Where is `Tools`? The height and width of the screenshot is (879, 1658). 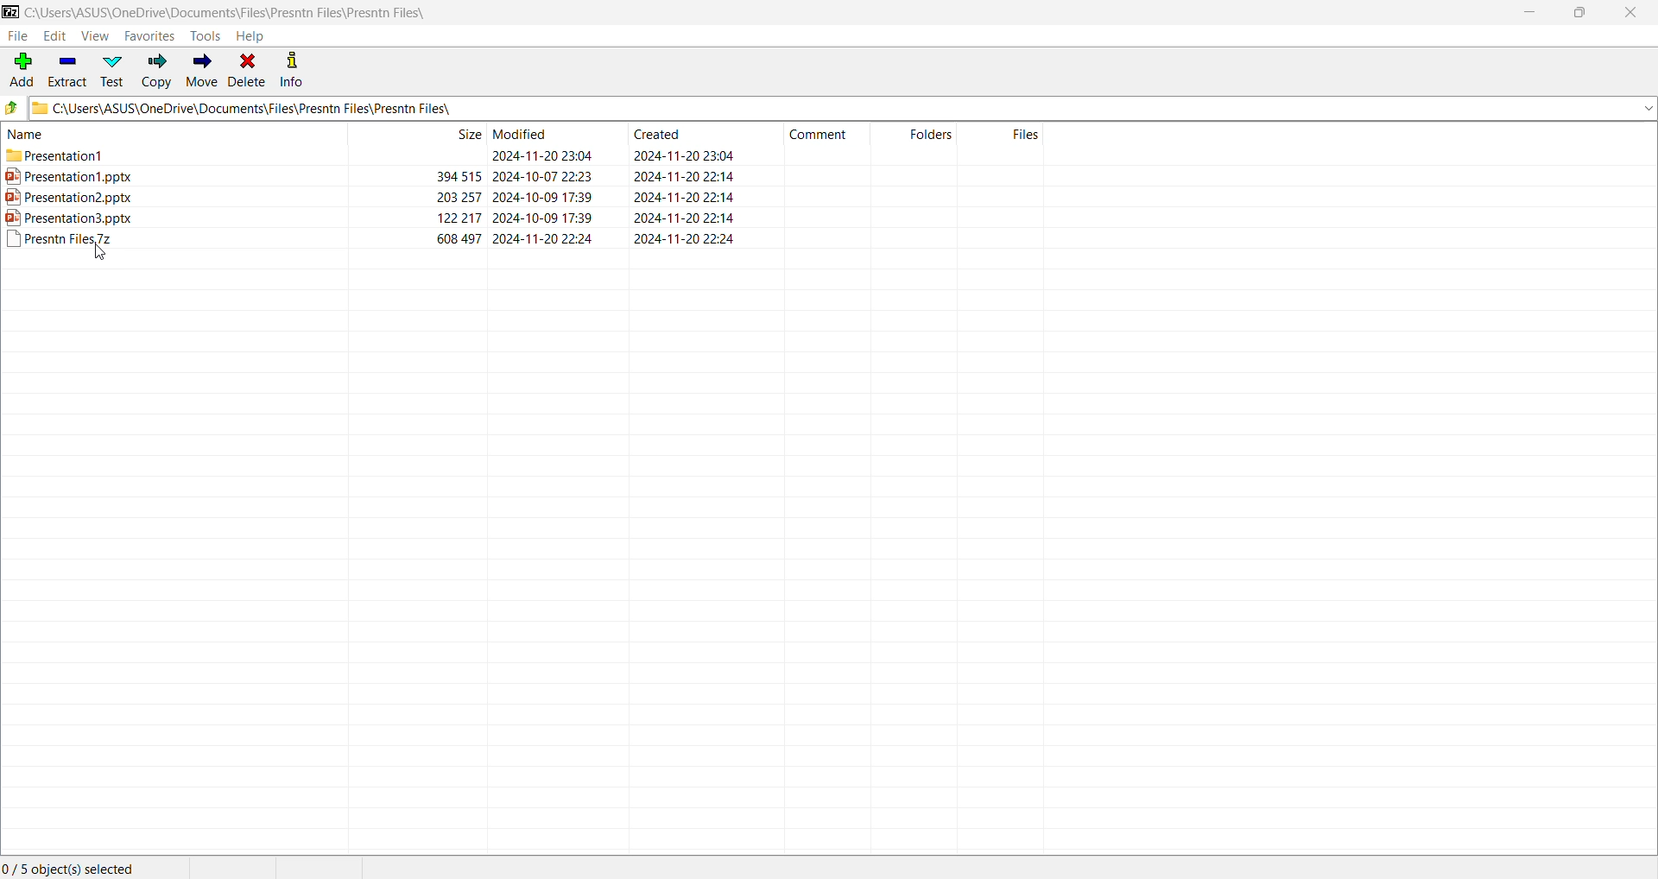 Tools is located at coordinates (207, 36).